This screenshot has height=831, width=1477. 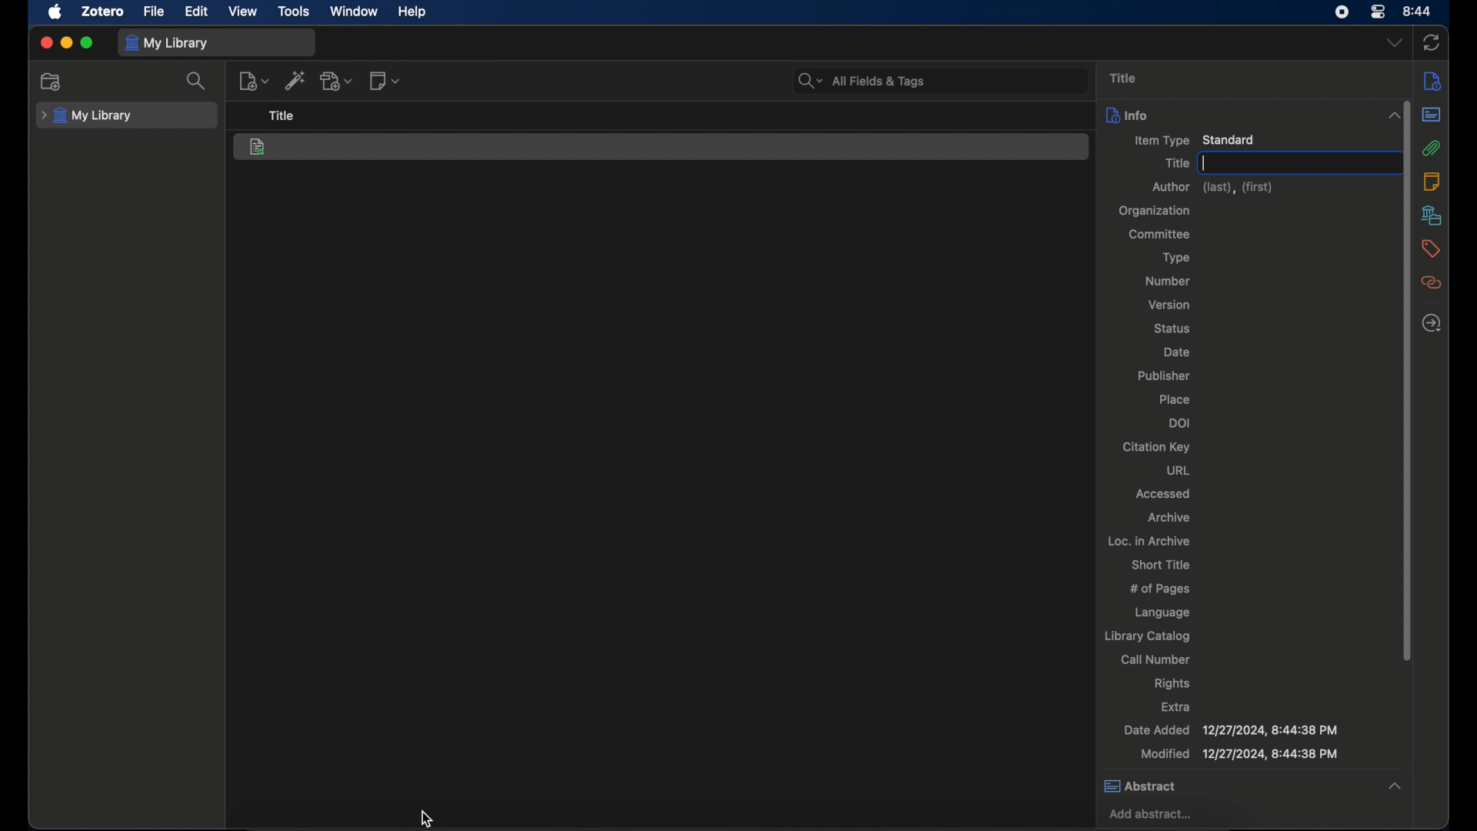 I want to click on type, so click(x=1172, y=257).